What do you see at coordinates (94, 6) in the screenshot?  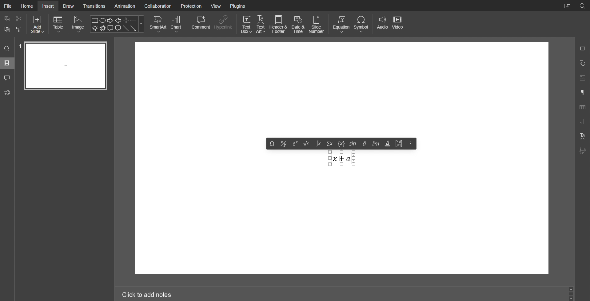 I see `Transistions` at bounding box center [94, 6].